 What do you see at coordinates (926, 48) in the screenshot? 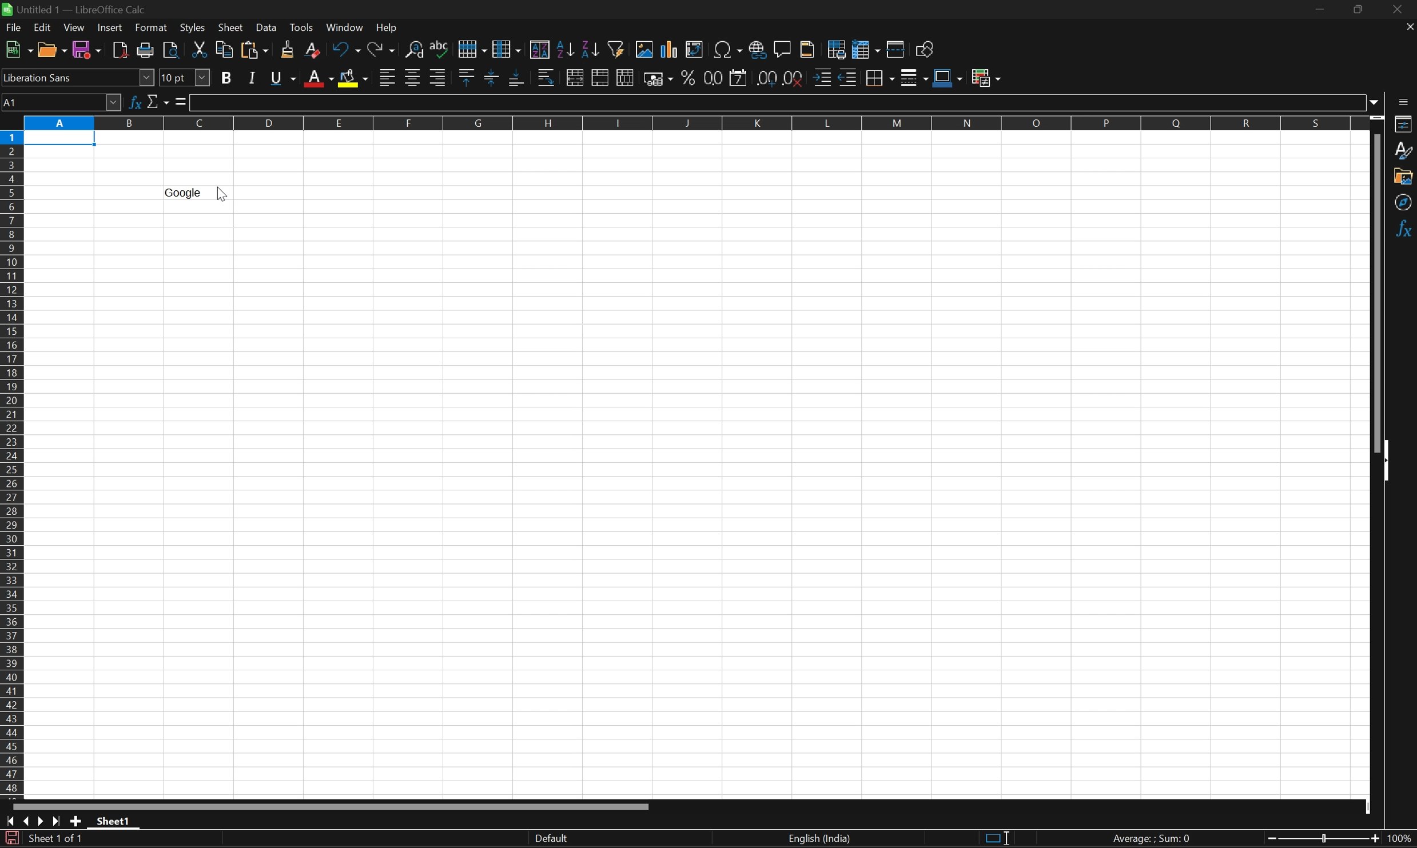
I see `Show draw functions` at bounding box center [926, 48].